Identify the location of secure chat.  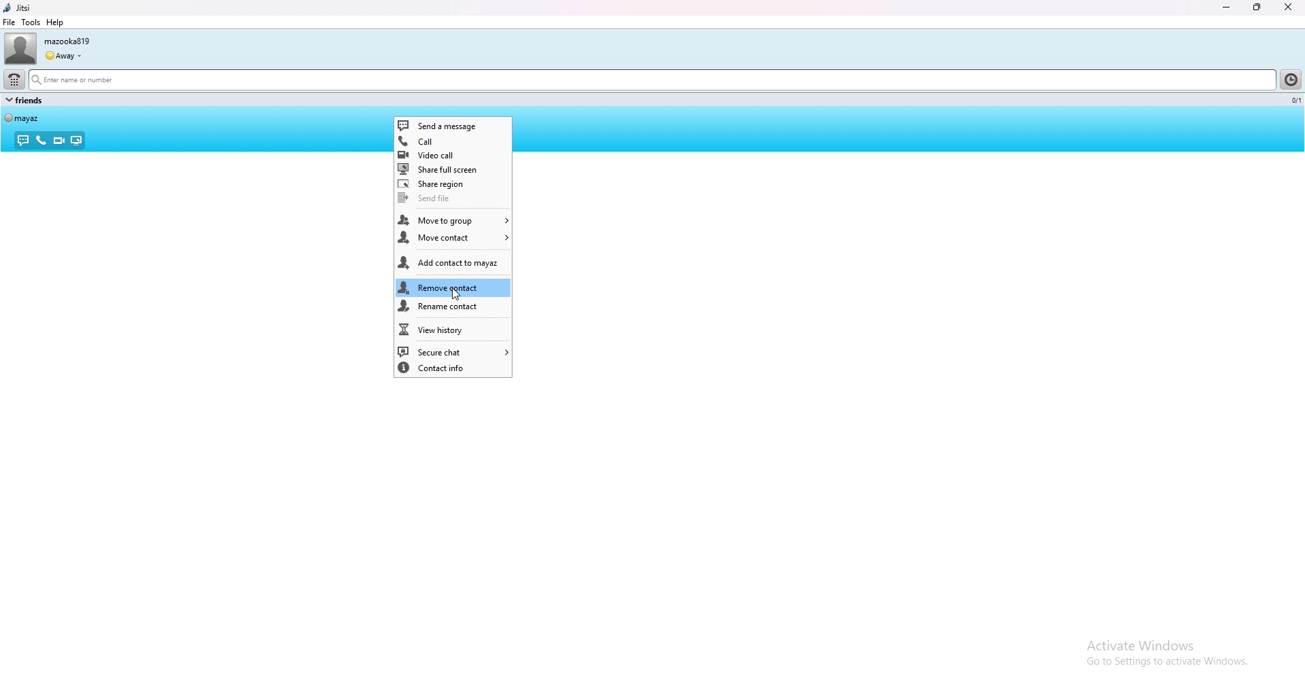
(453, 351).